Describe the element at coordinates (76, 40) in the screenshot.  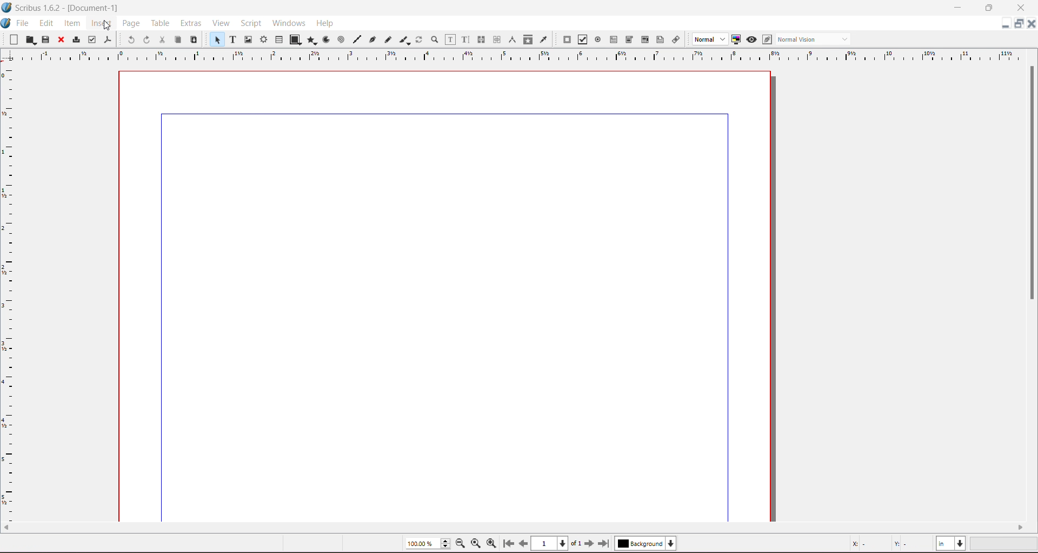
I see `Print` at that location.